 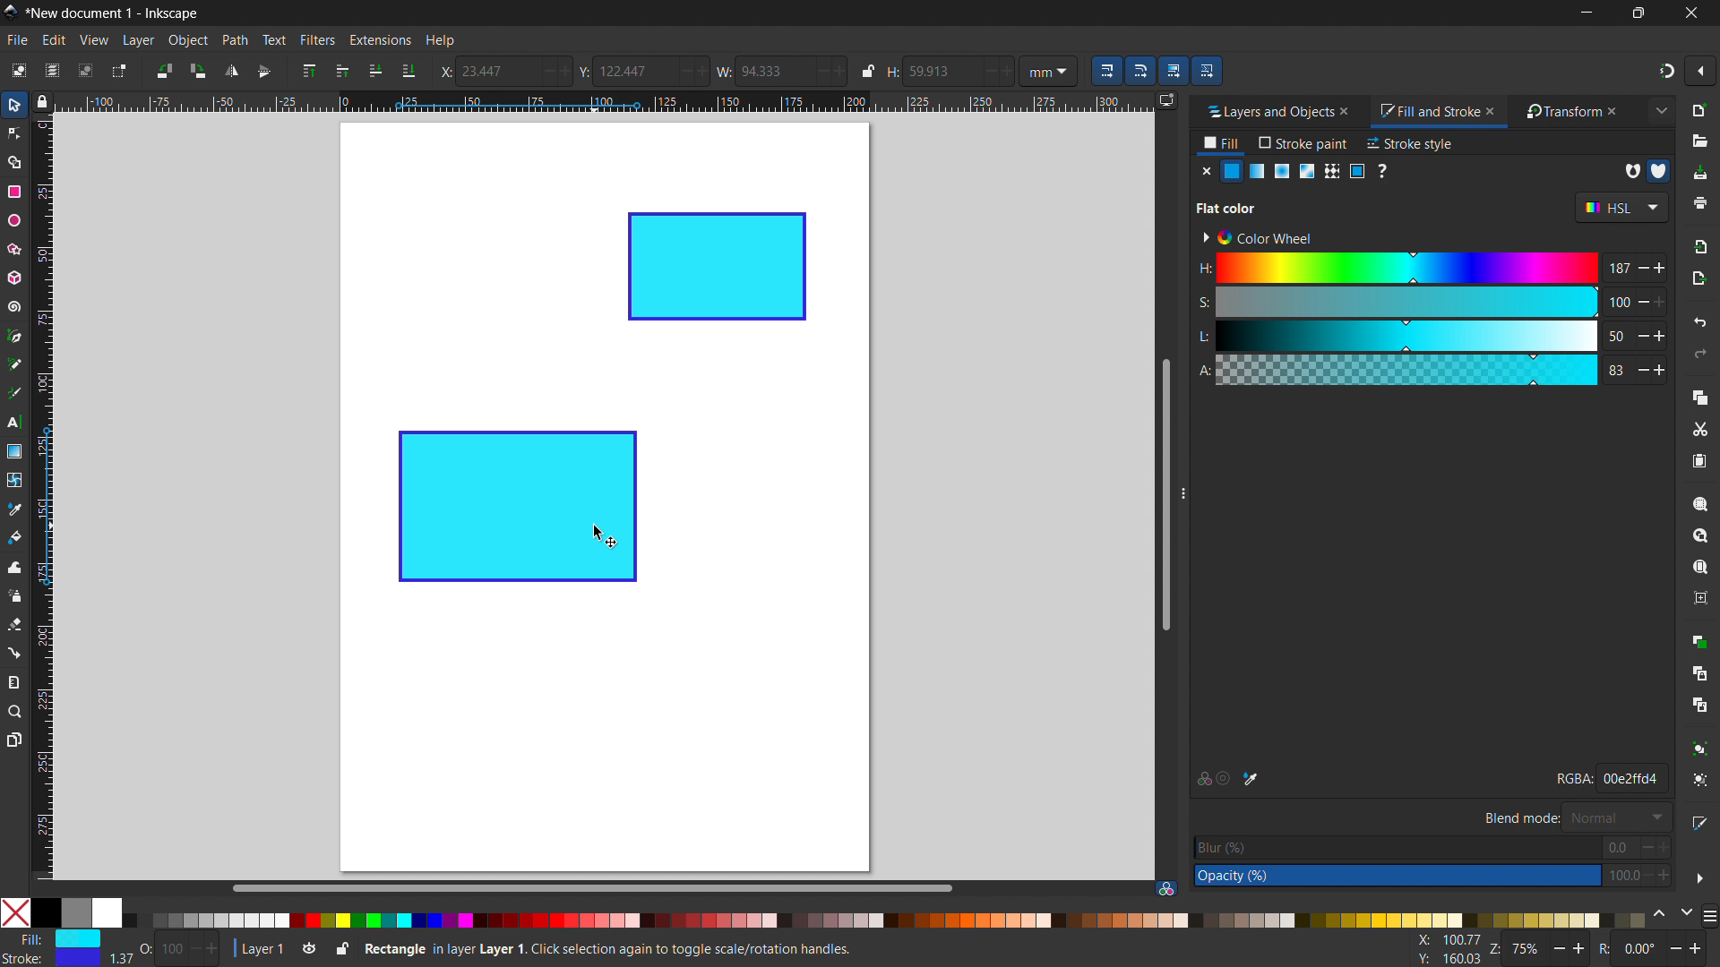 I want to click on ellipse tool, so click(x=13, y=219).